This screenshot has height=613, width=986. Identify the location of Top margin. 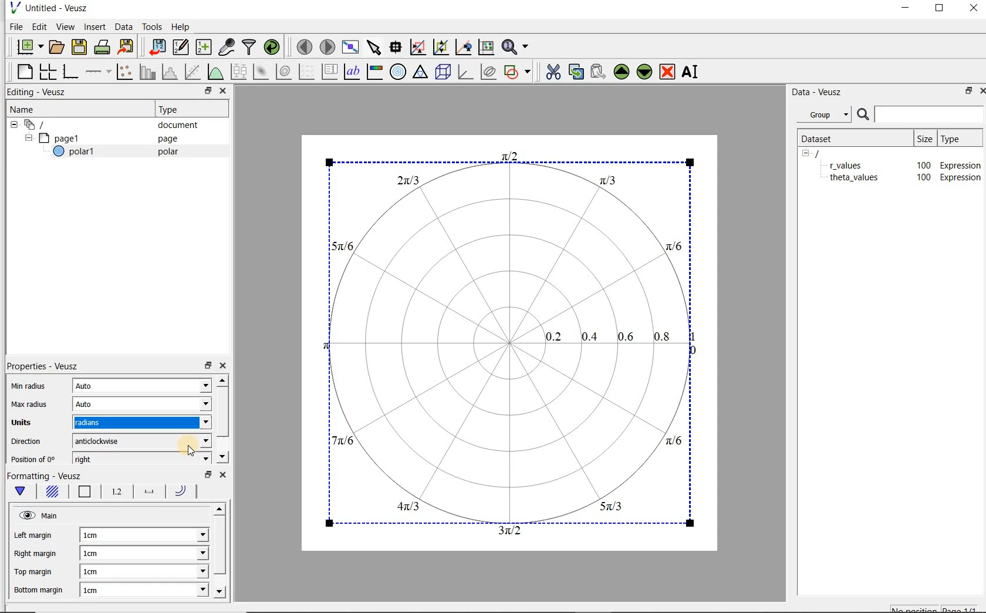
(35, 572).